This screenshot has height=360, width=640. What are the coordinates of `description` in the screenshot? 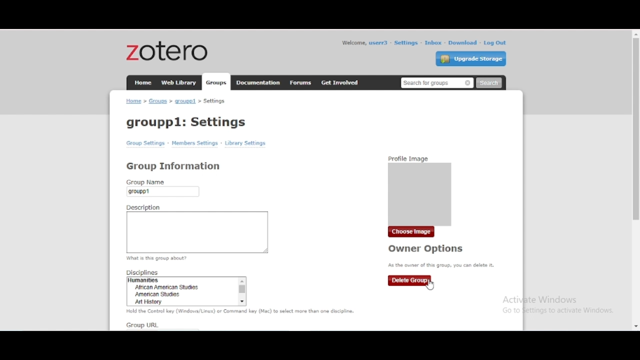 It's located at (197, 229).